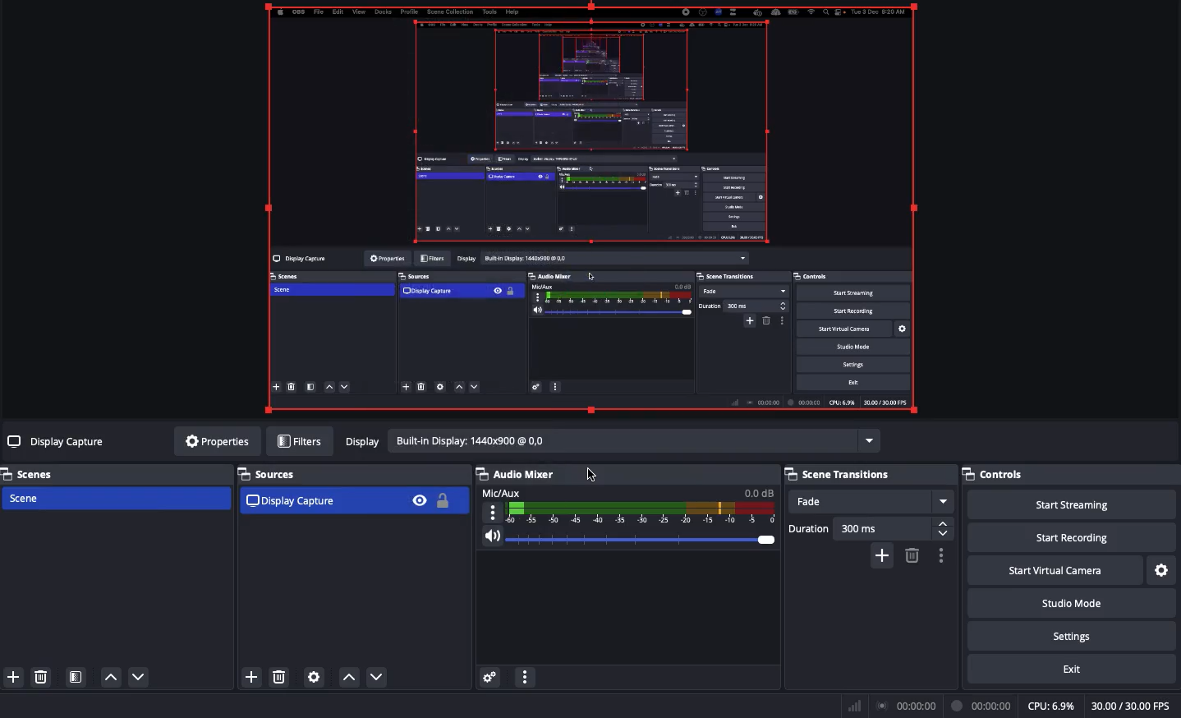 This screenshot has width=1181, height=718. I want to click on Start virtual camera, so click(1055, 573).